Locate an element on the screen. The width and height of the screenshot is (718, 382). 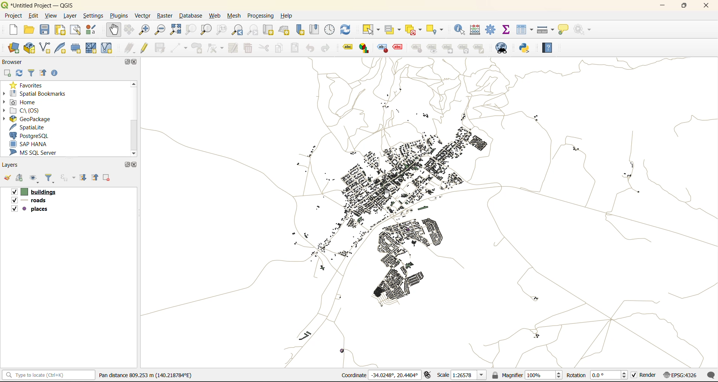
maximize is located at coordinates (125, 62).